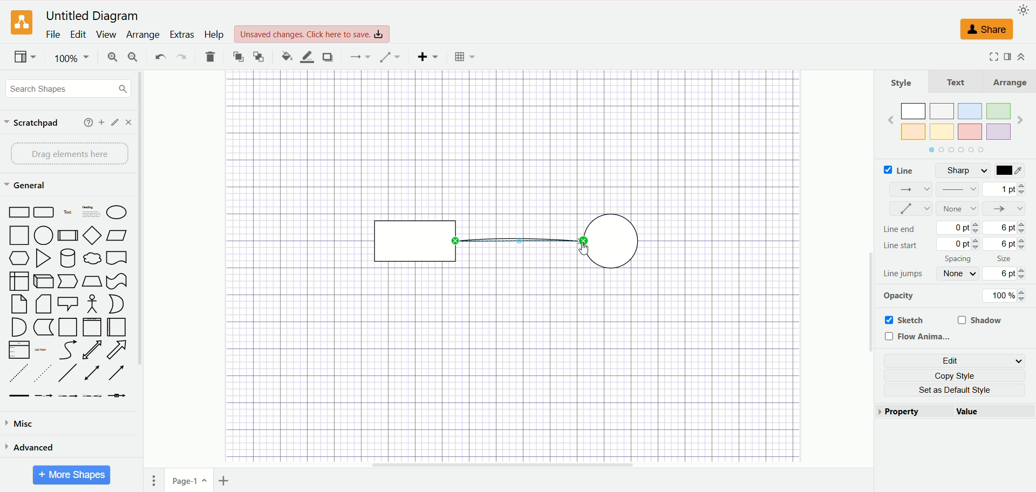 Image resolution: width=1036 pixels, height=492 pixels. What do you see at coordinates (116, 213) in the screenshot?
I see `Ellipse` at bounding box center [116, 213].